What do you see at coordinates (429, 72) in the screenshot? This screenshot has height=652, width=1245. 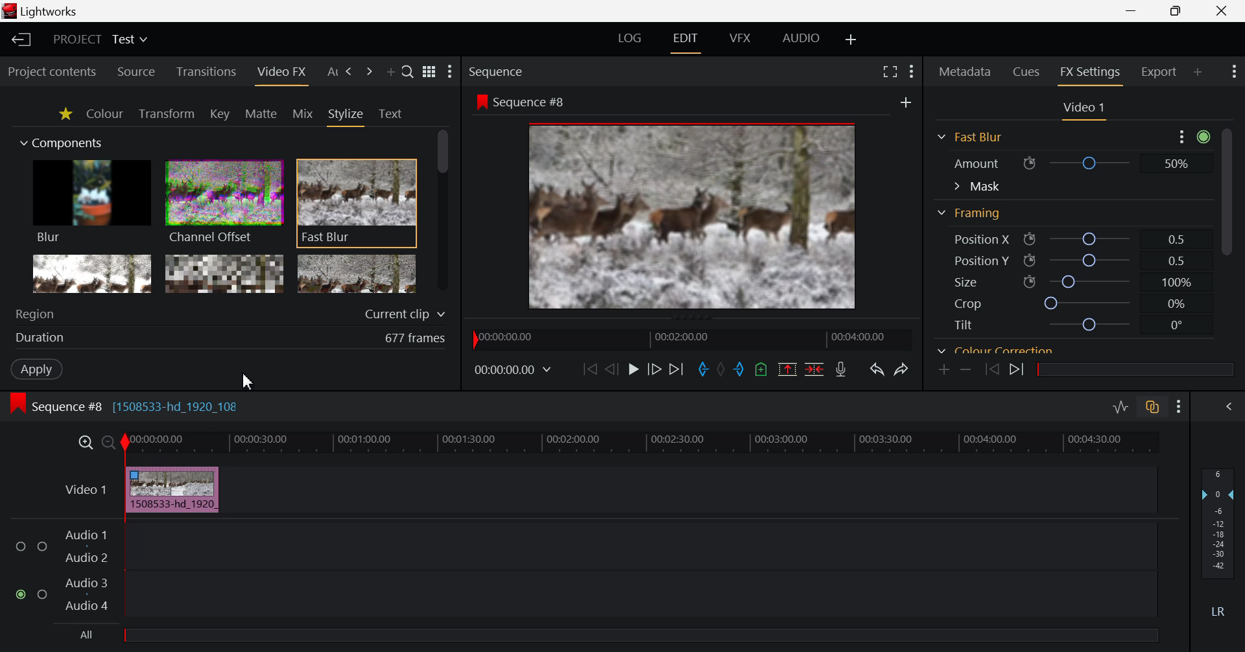 I see `Toggle list and title view` at bounding box center [429, 72].